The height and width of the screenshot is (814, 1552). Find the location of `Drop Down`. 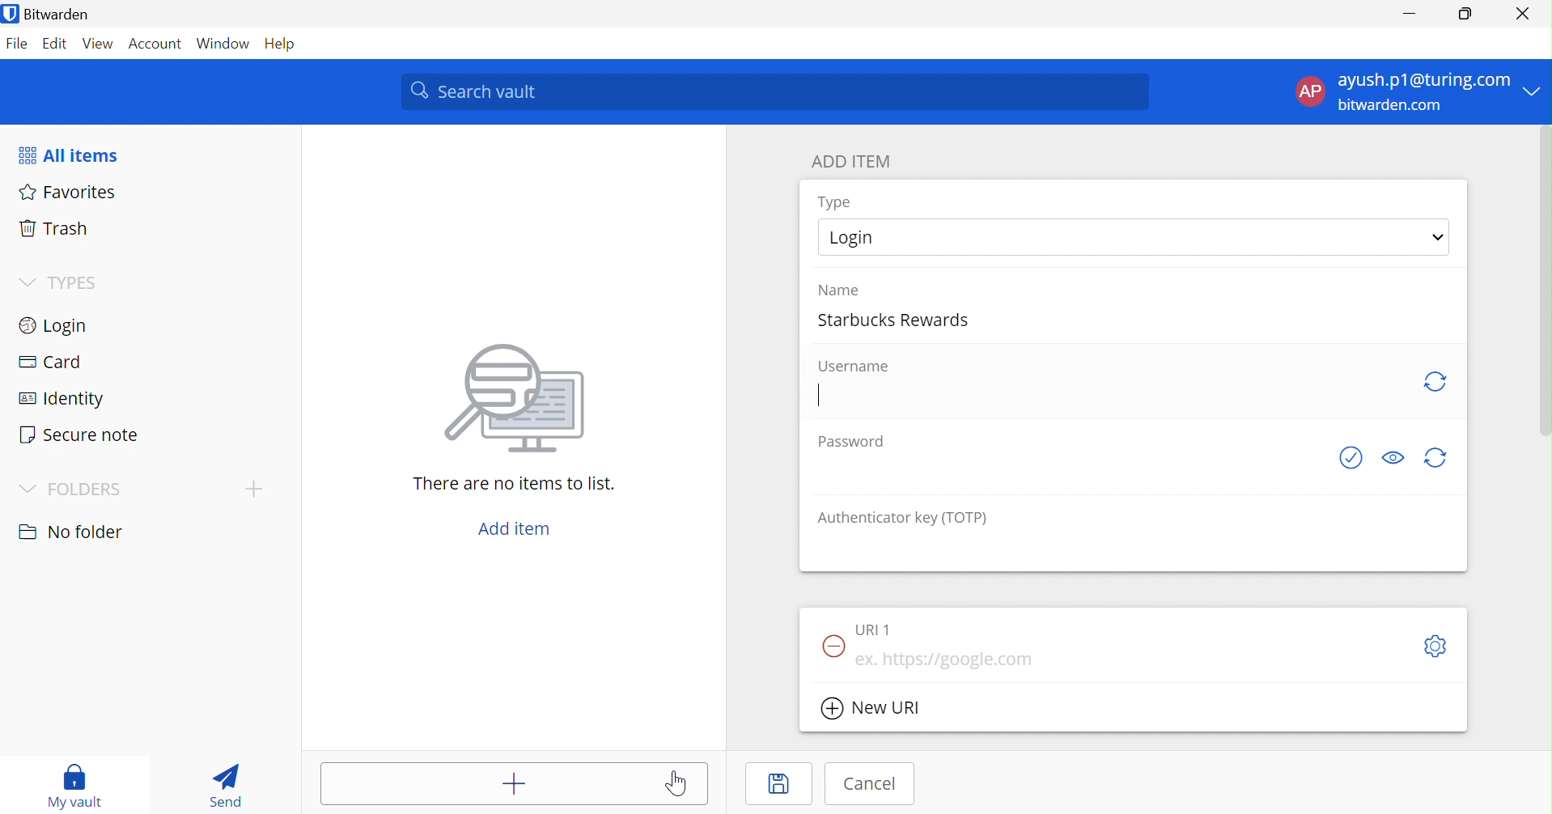

Drop Down is located at coordinates (1536, 90).